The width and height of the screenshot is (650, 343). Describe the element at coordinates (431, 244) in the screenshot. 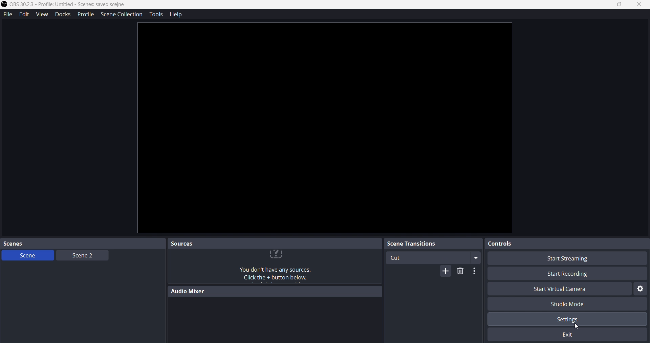

I see `Scene Transitions` at that location.